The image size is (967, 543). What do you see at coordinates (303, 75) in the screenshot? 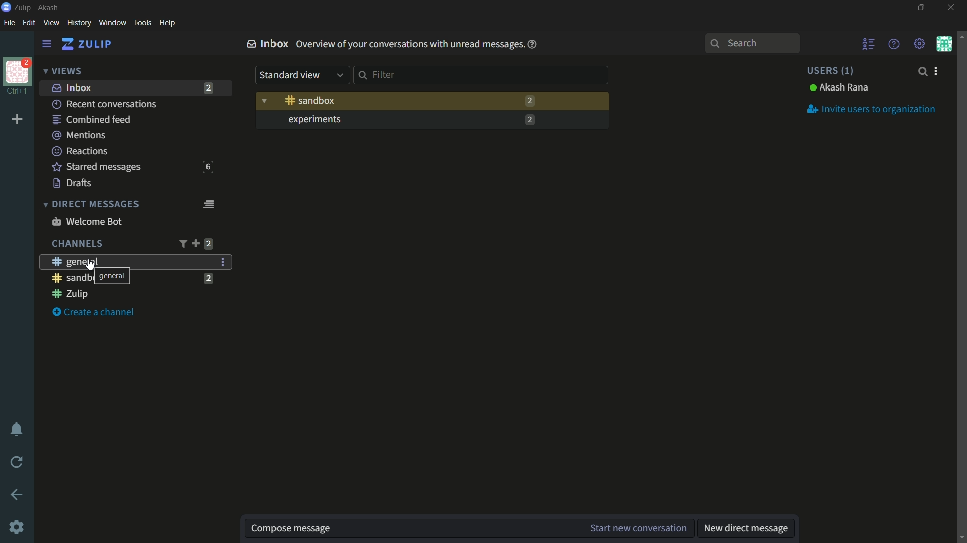
I see `standard view` at bounding box center [303, 75].